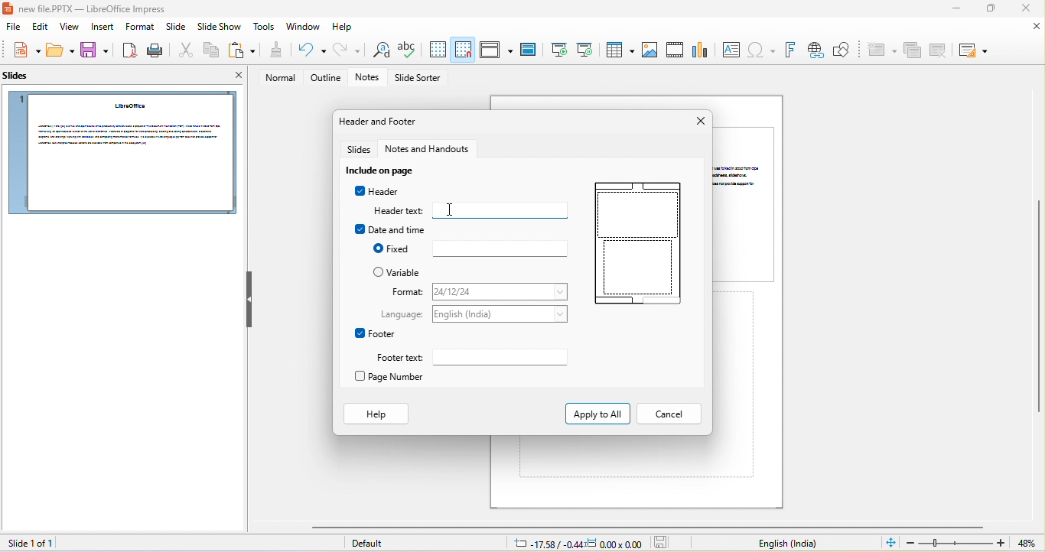 Image resolution: width=1045 pixels, height=552 pixels. I want to click on maximize, so click(989, 9).